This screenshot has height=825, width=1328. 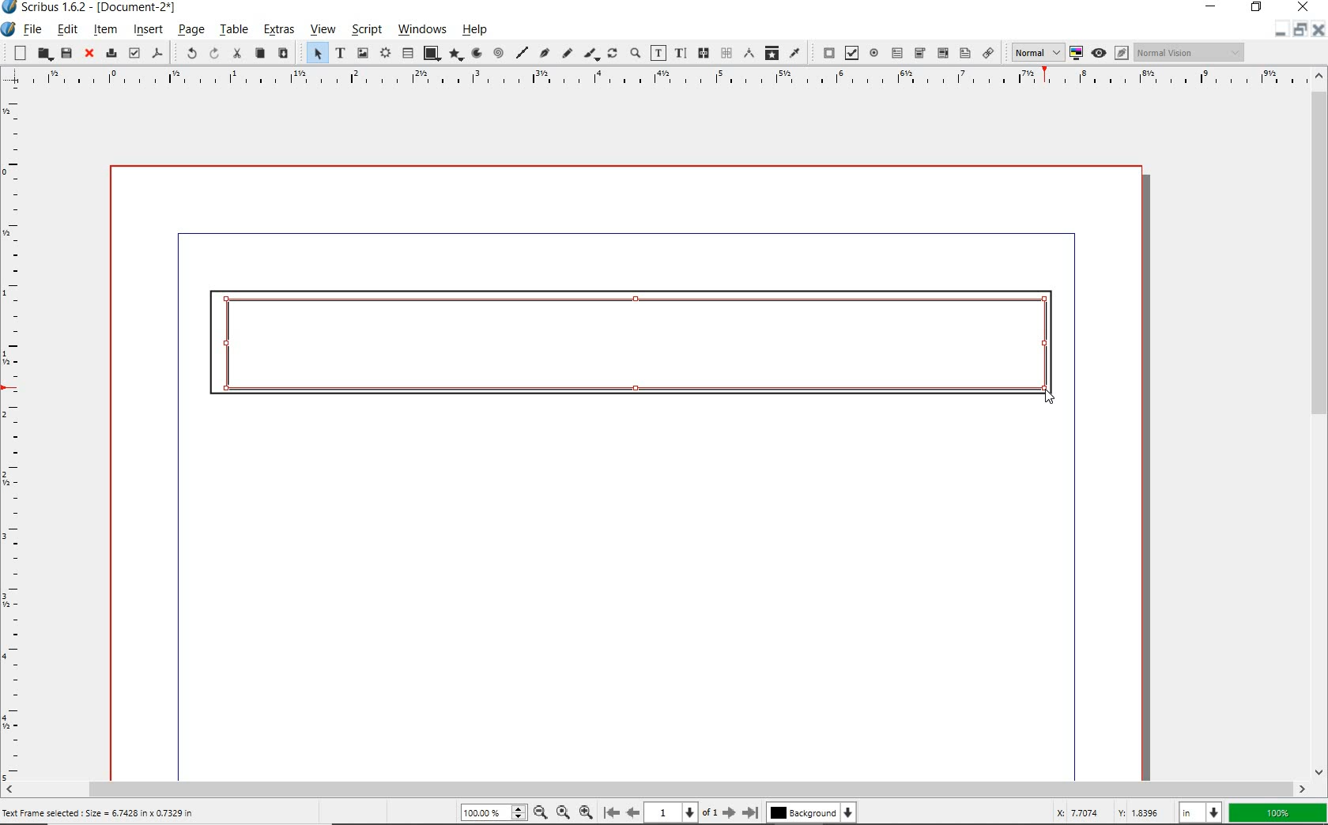 What do you see at coordinates (1044, 396) in the screenshot?
I see `cursor` at bounding box center [1044, 396].